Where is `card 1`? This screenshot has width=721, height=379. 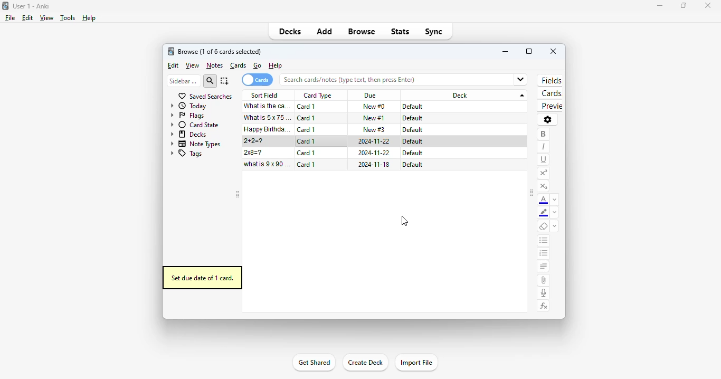 card 1 is located at coordinates (307, 107).